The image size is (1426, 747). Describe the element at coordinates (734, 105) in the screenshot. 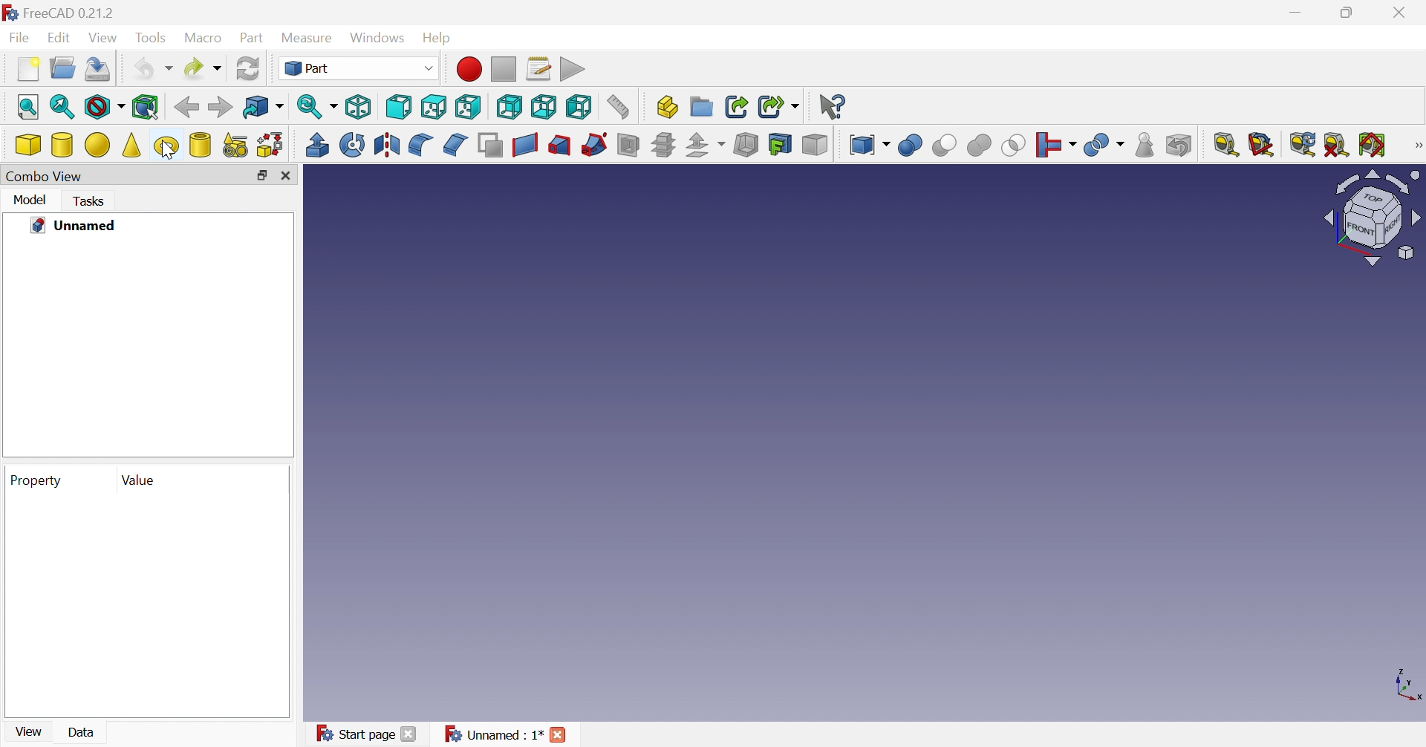

I see `Make link` at that location.